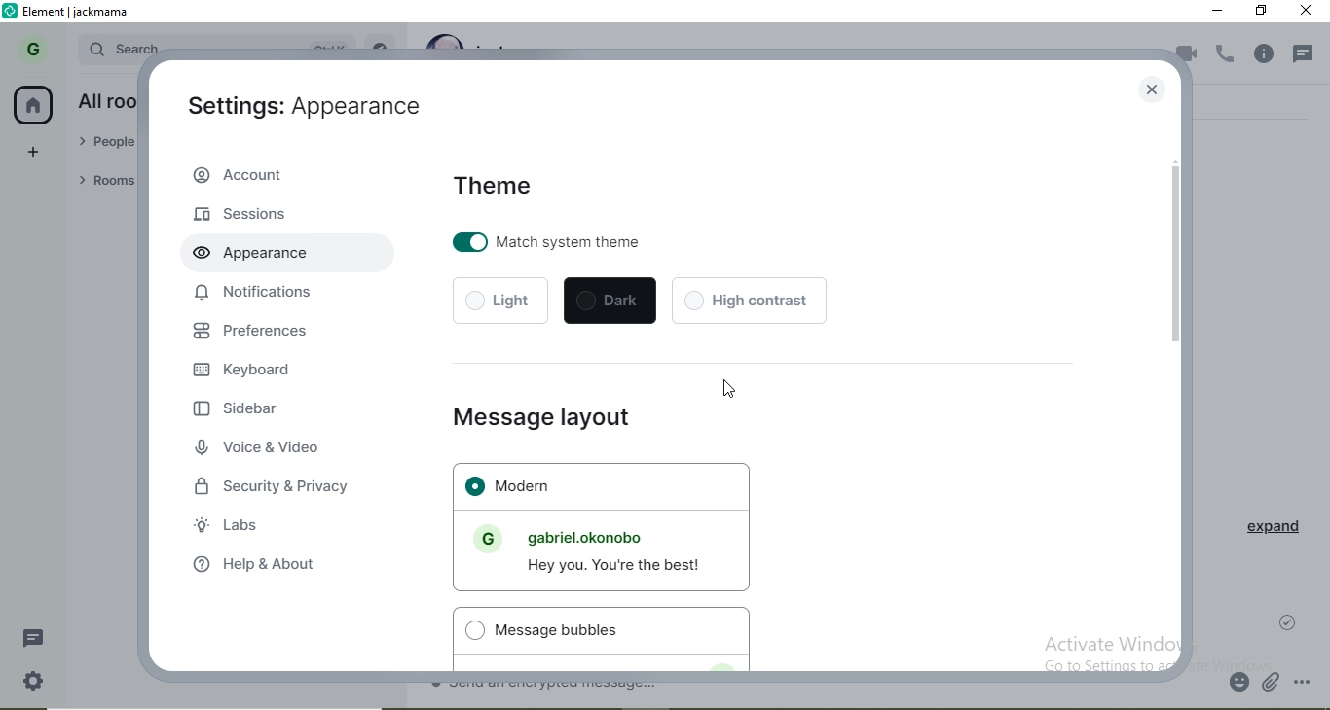 This screenshot has height=710, width=1330. I want to click on notification, so click(1307, 50).